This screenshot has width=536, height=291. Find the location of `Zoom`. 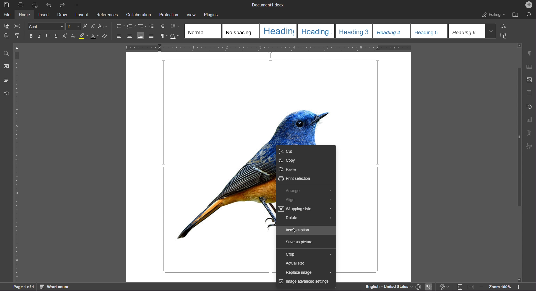

Zoom is located at coordinates (499, 287).